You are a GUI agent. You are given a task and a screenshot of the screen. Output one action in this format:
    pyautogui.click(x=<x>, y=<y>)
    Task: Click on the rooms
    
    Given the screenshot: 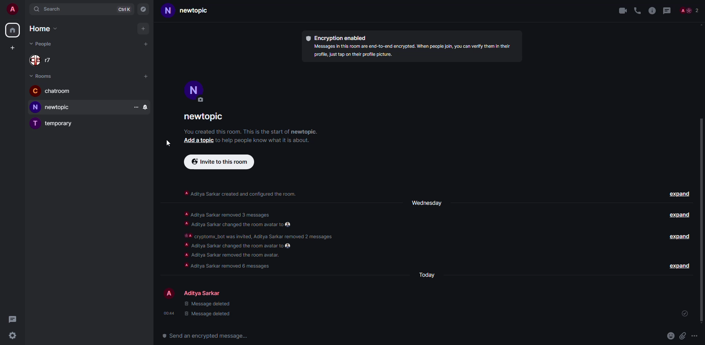 What is the action you would take?
    pyautogui.click(x=42, y=76)
    